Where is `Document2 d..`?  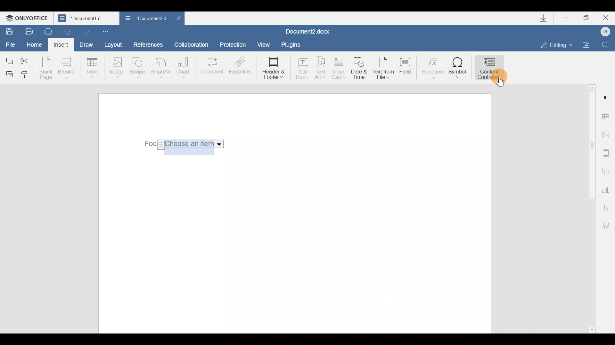 Document2 d.. is located at coordinates (147, 19).